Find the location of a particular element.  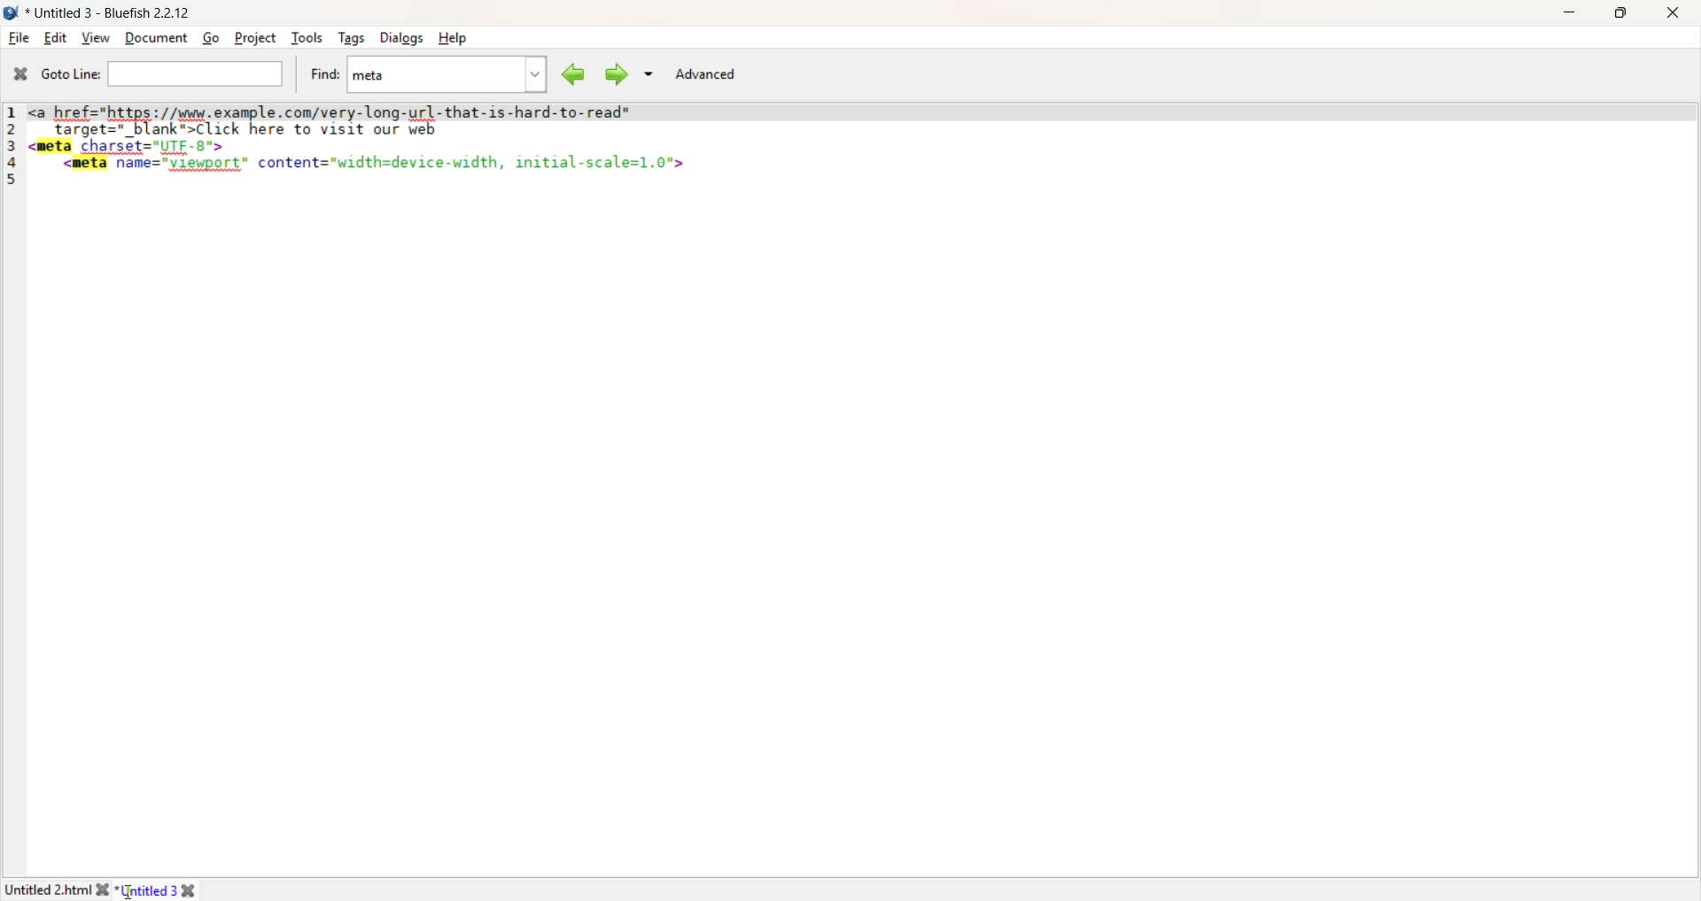

Maximize is located at coordinates (1620, 13).